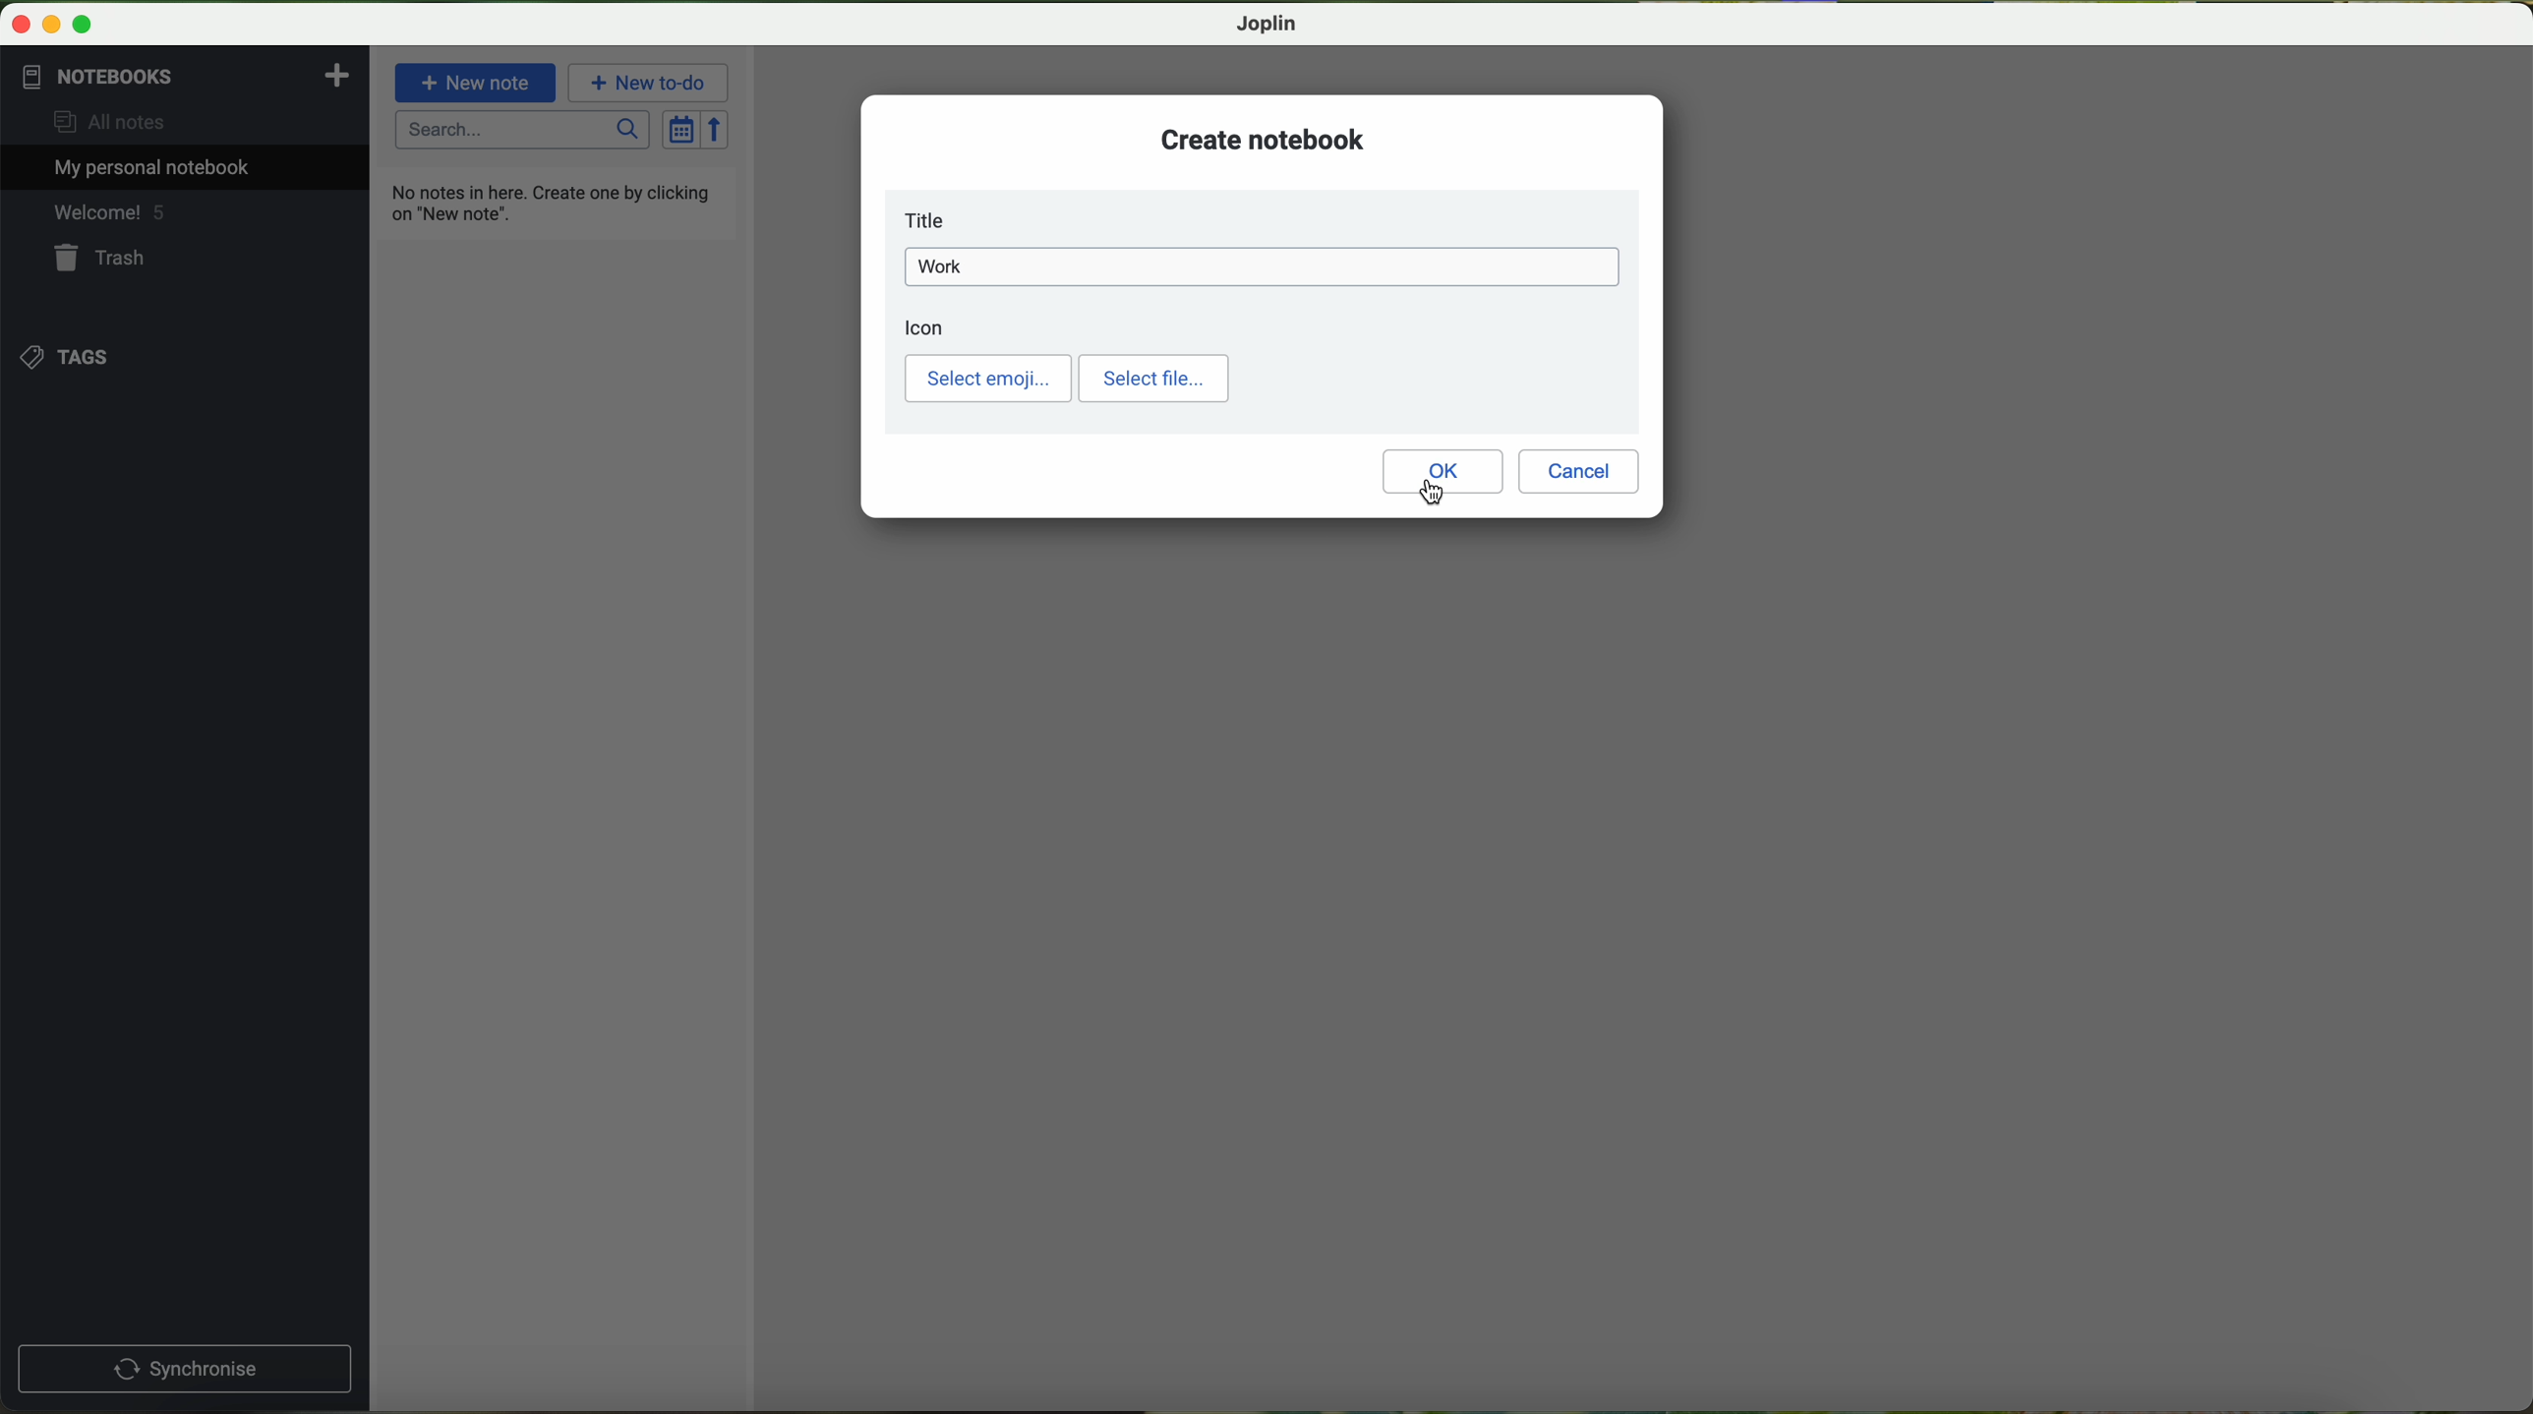 The image size is (2533, 1414). What do you see at coordinates (54, 26) in the screenshot?
I see `minimize` at bounding box center [54, 26].